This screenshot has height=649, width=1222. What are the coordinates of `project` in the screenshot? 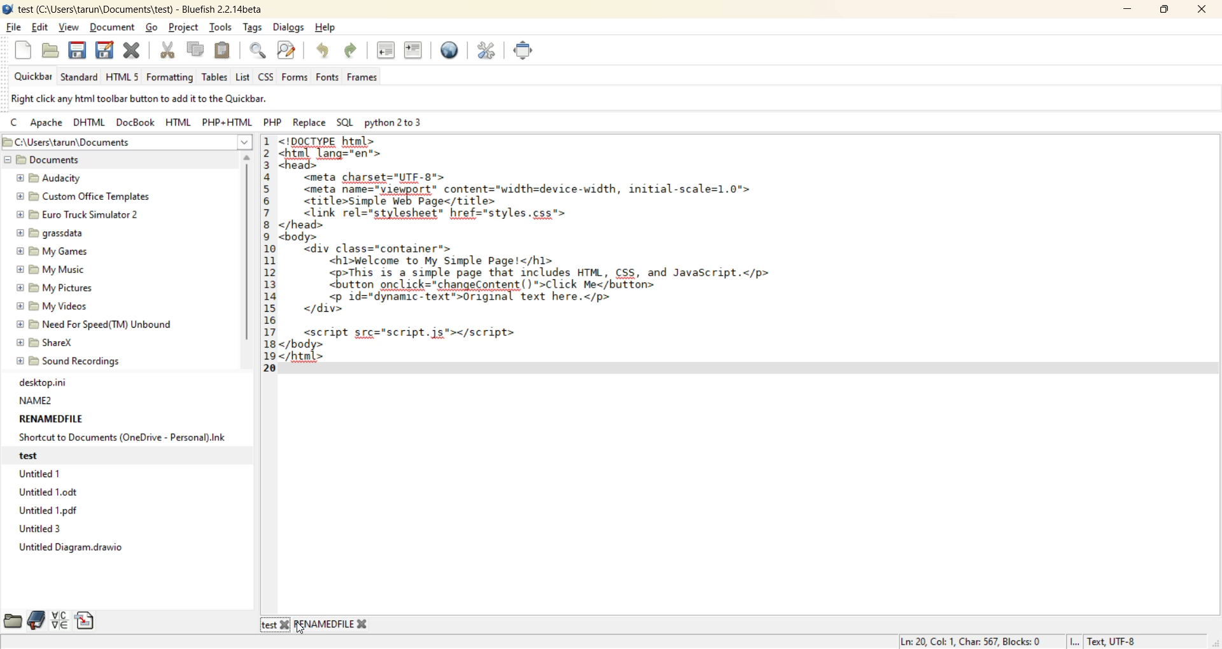 It's located at (183, 29).